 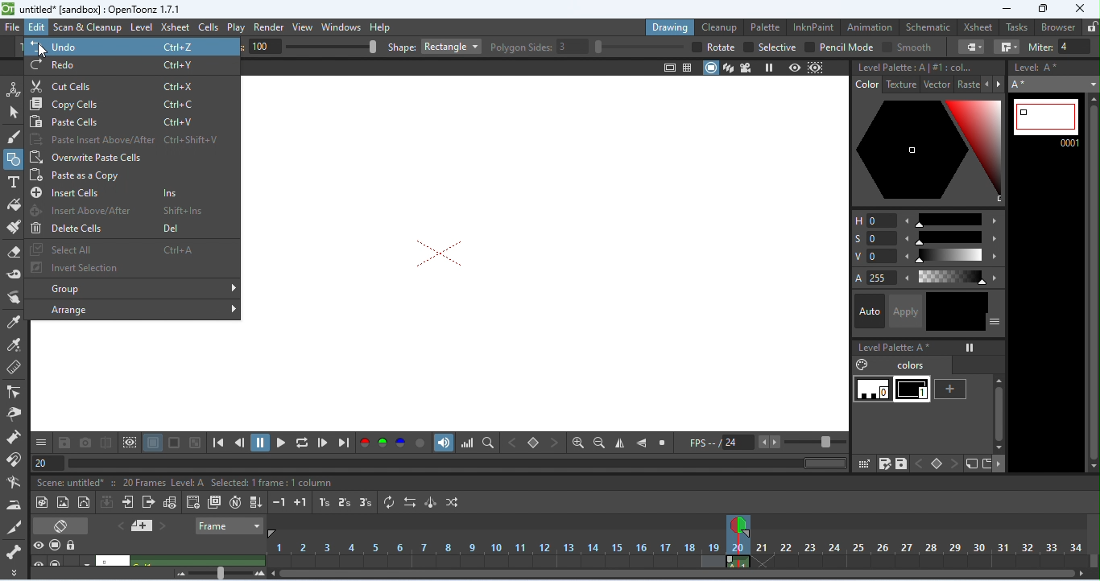 I want to click on locator, so click(x=488, y=443).